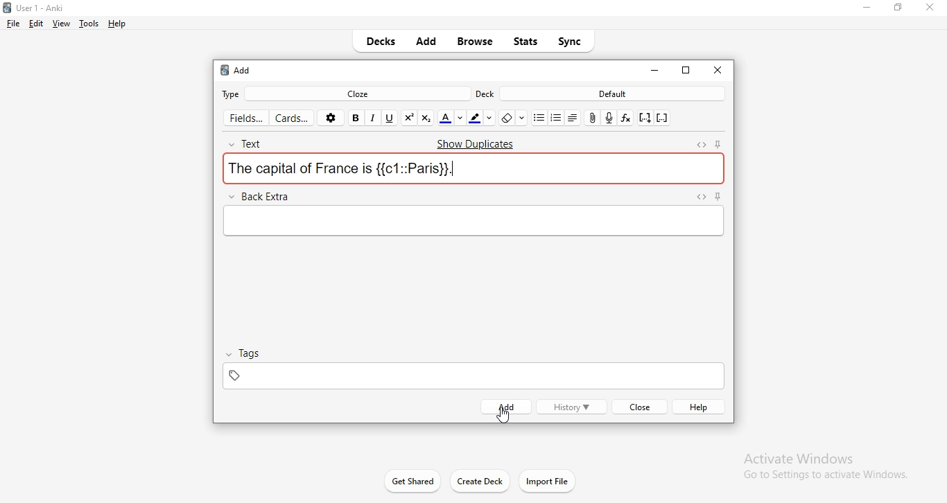  What do you see at coordinates (512, 118) in the screenshot?
I see `erase` at bounding box center [512, 118].